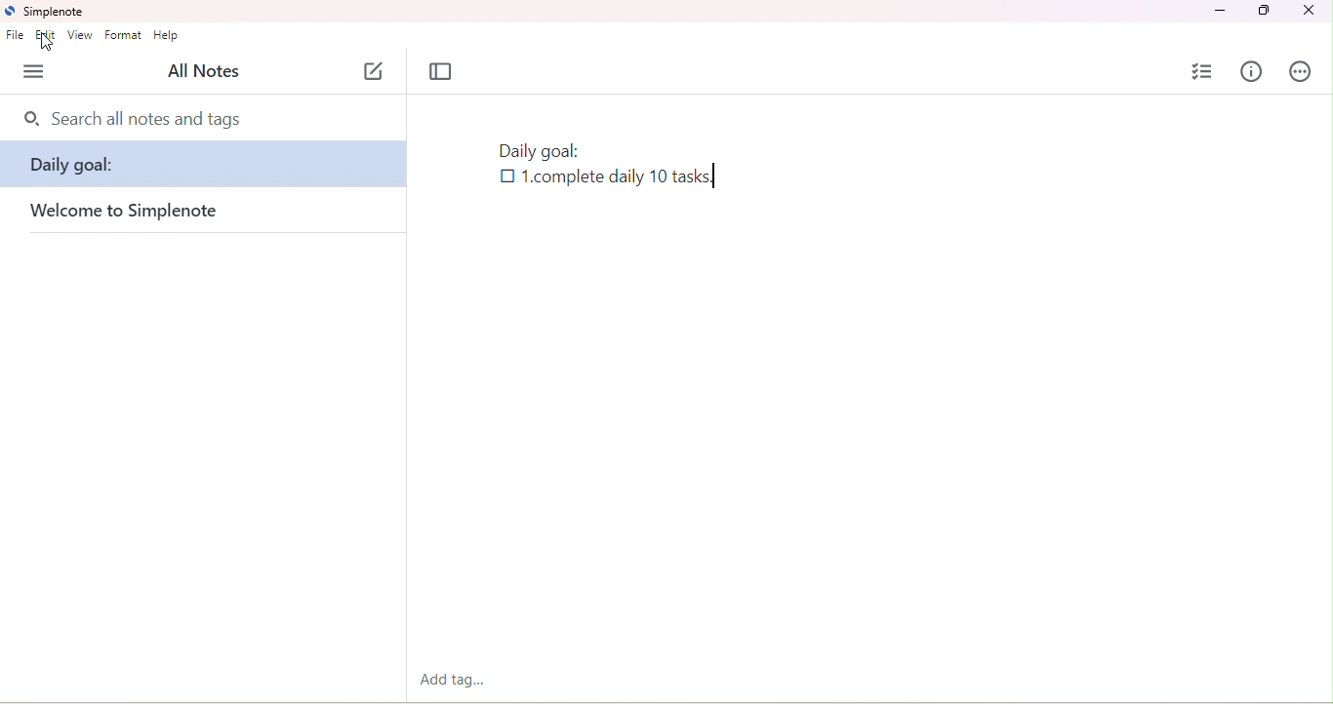 The image size is (1333, 704). I want to click on welcome to simple note, so click(173, 212).